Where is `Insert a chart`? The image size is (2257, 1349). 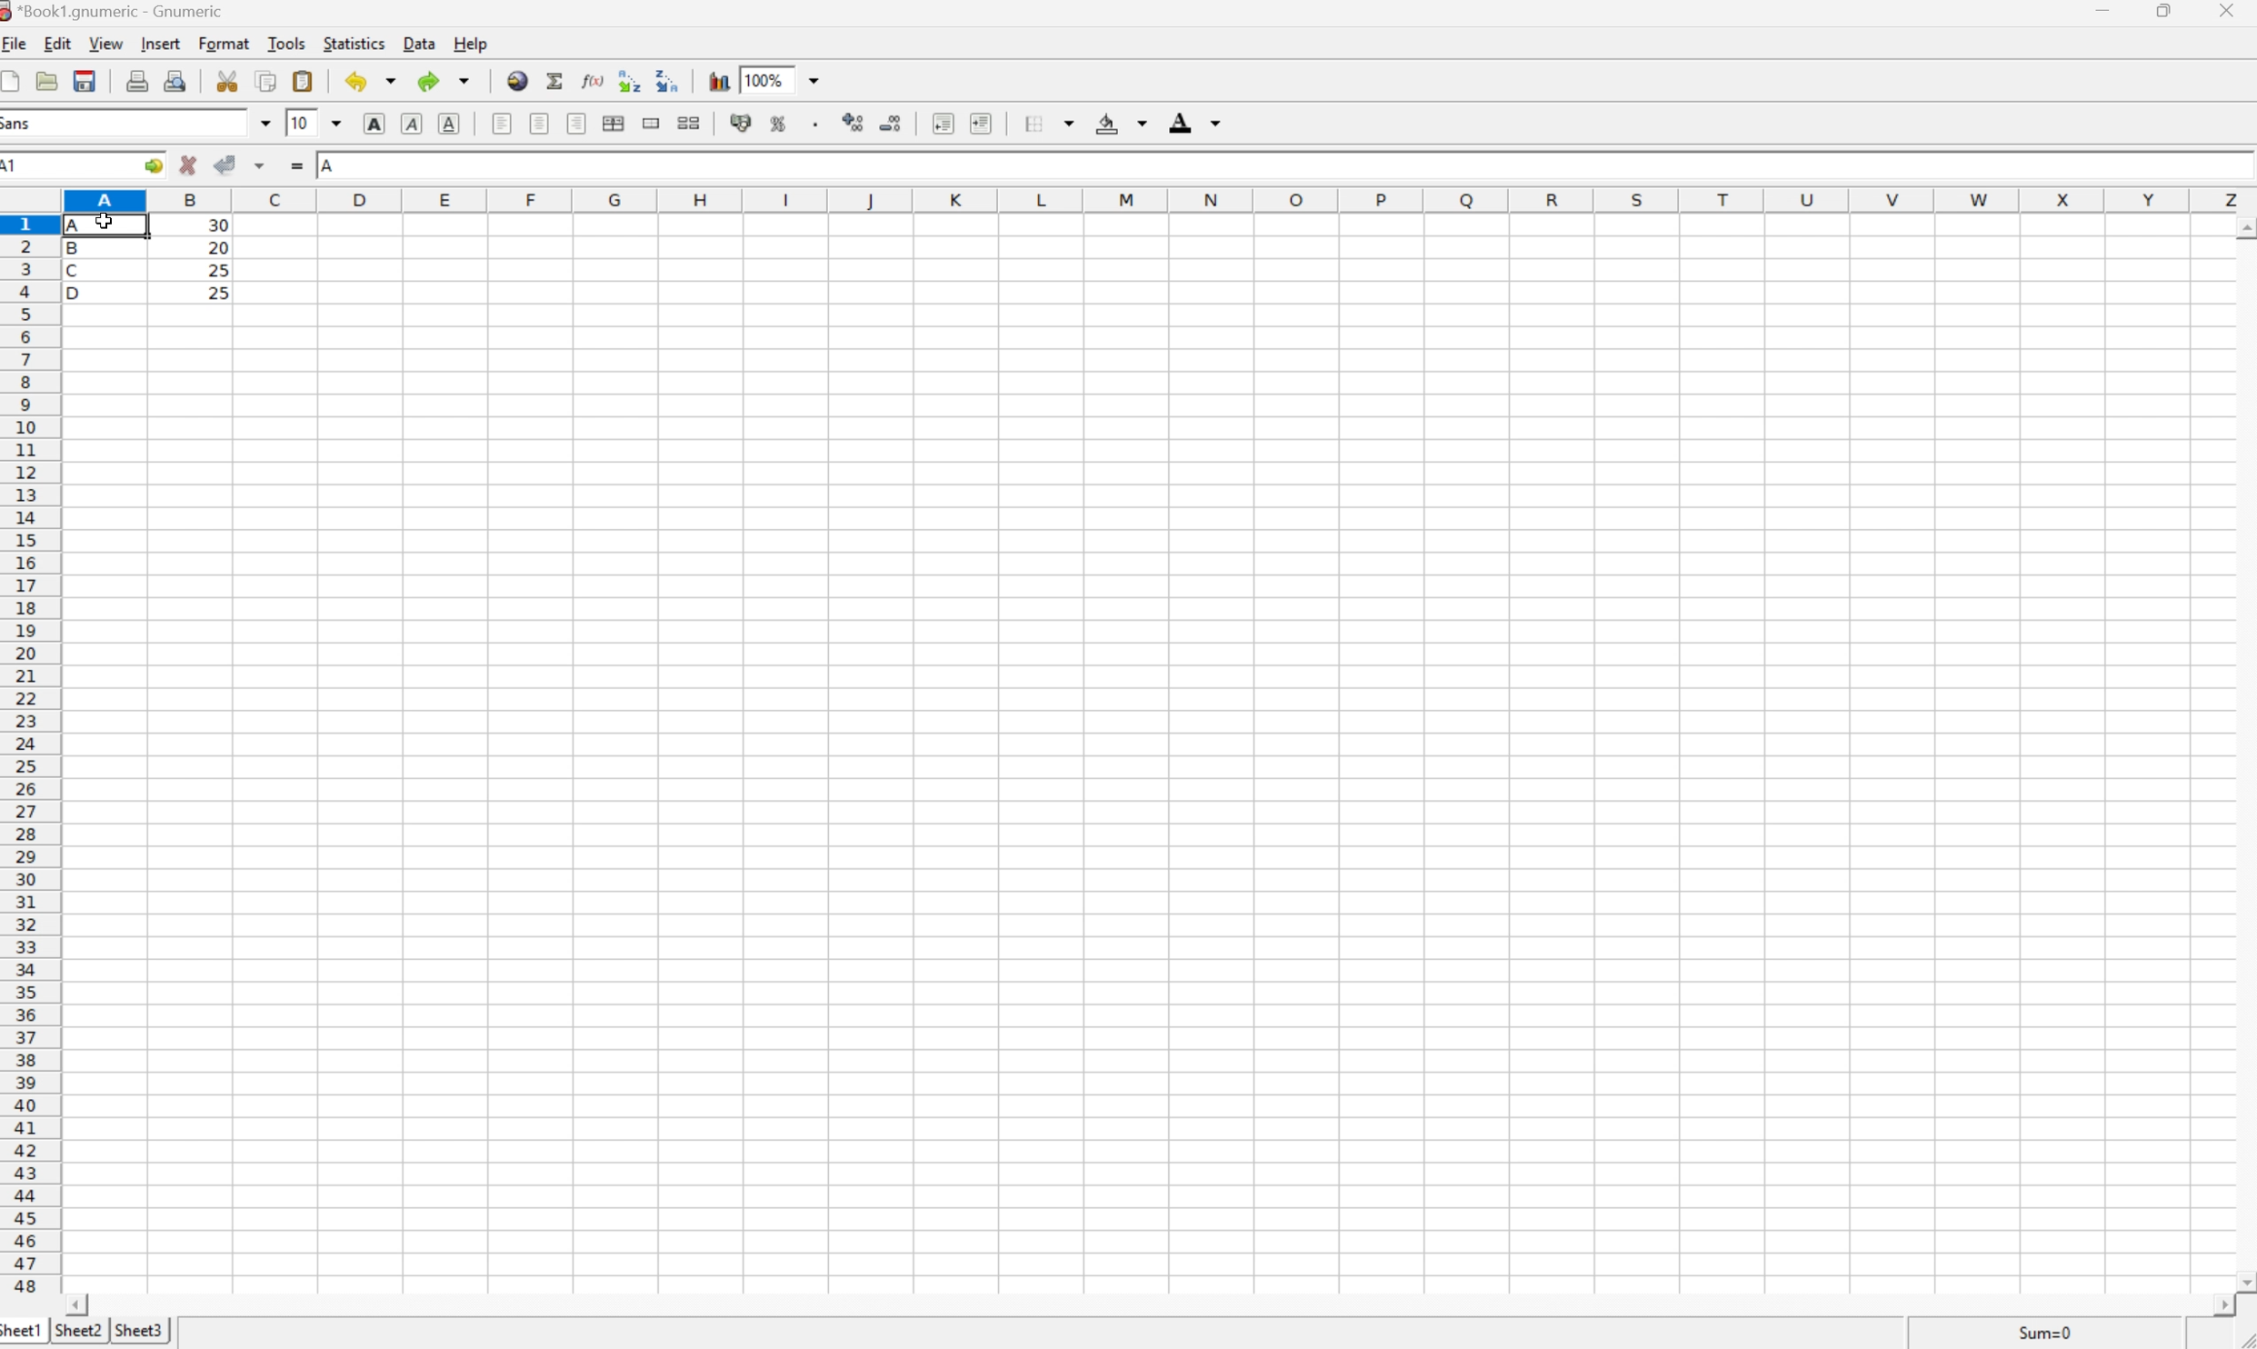
Insert a chart is located at coordinates (718, 77).